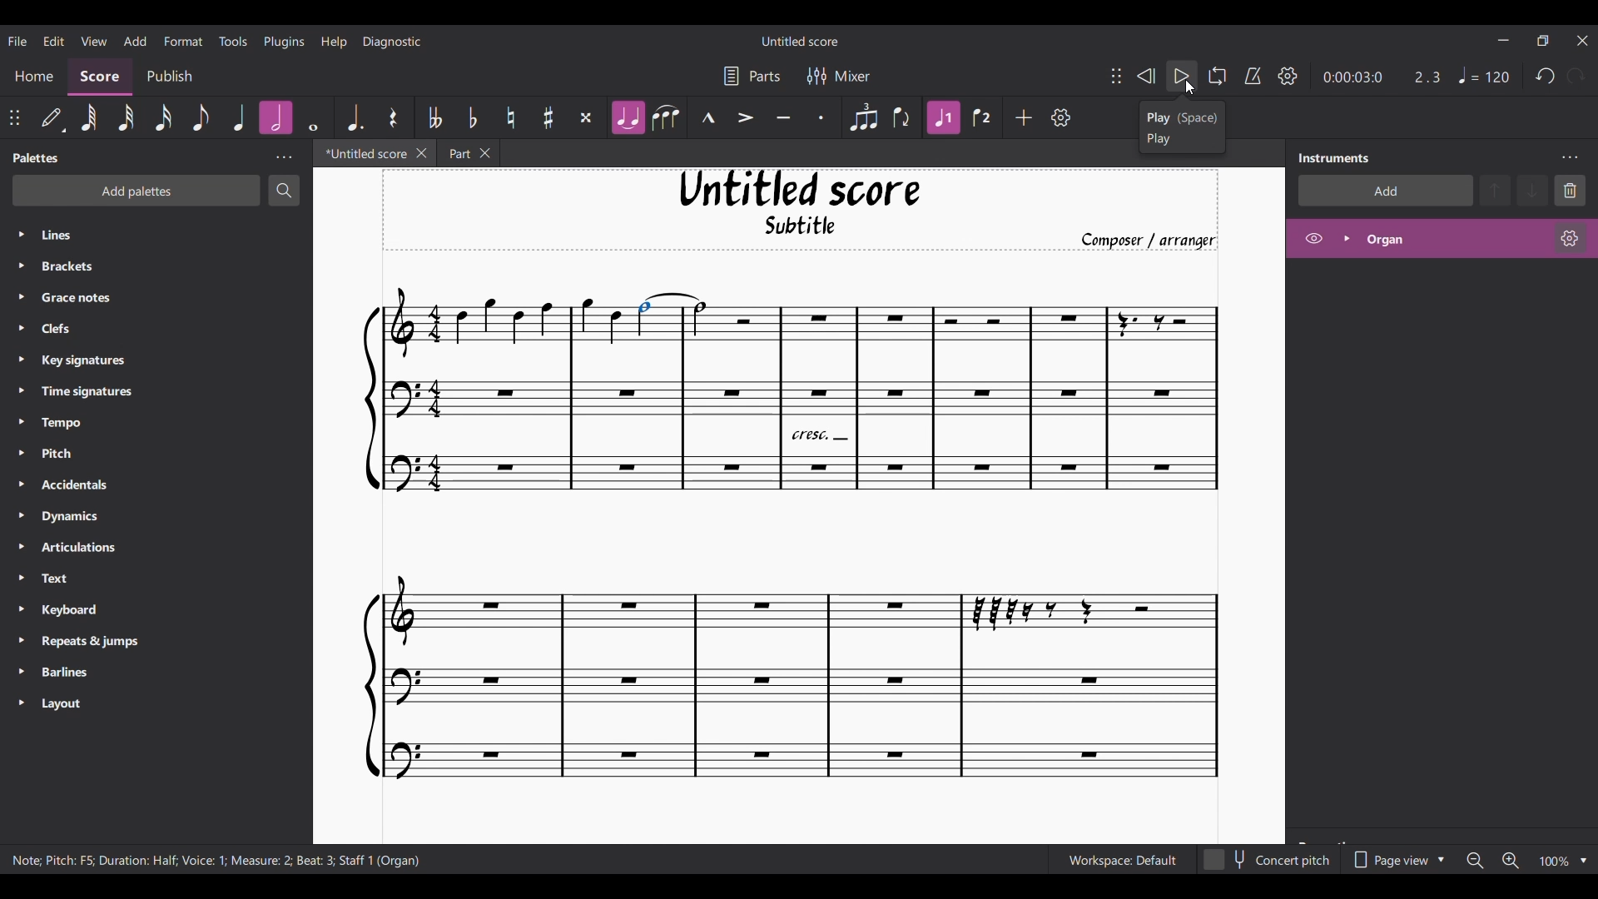 The height and width of the screenshot is (899, 1598). Describe the element at coordinates (548, 117) in the screenshot. I see `Toggle sharp` at that location.